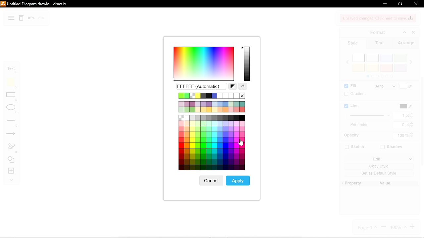 The height and width of the screenshot is (238, 424). What do you see at coordinates (210, 181) in the screenshot?
I see `cancel` at bounding box center [210, 181].